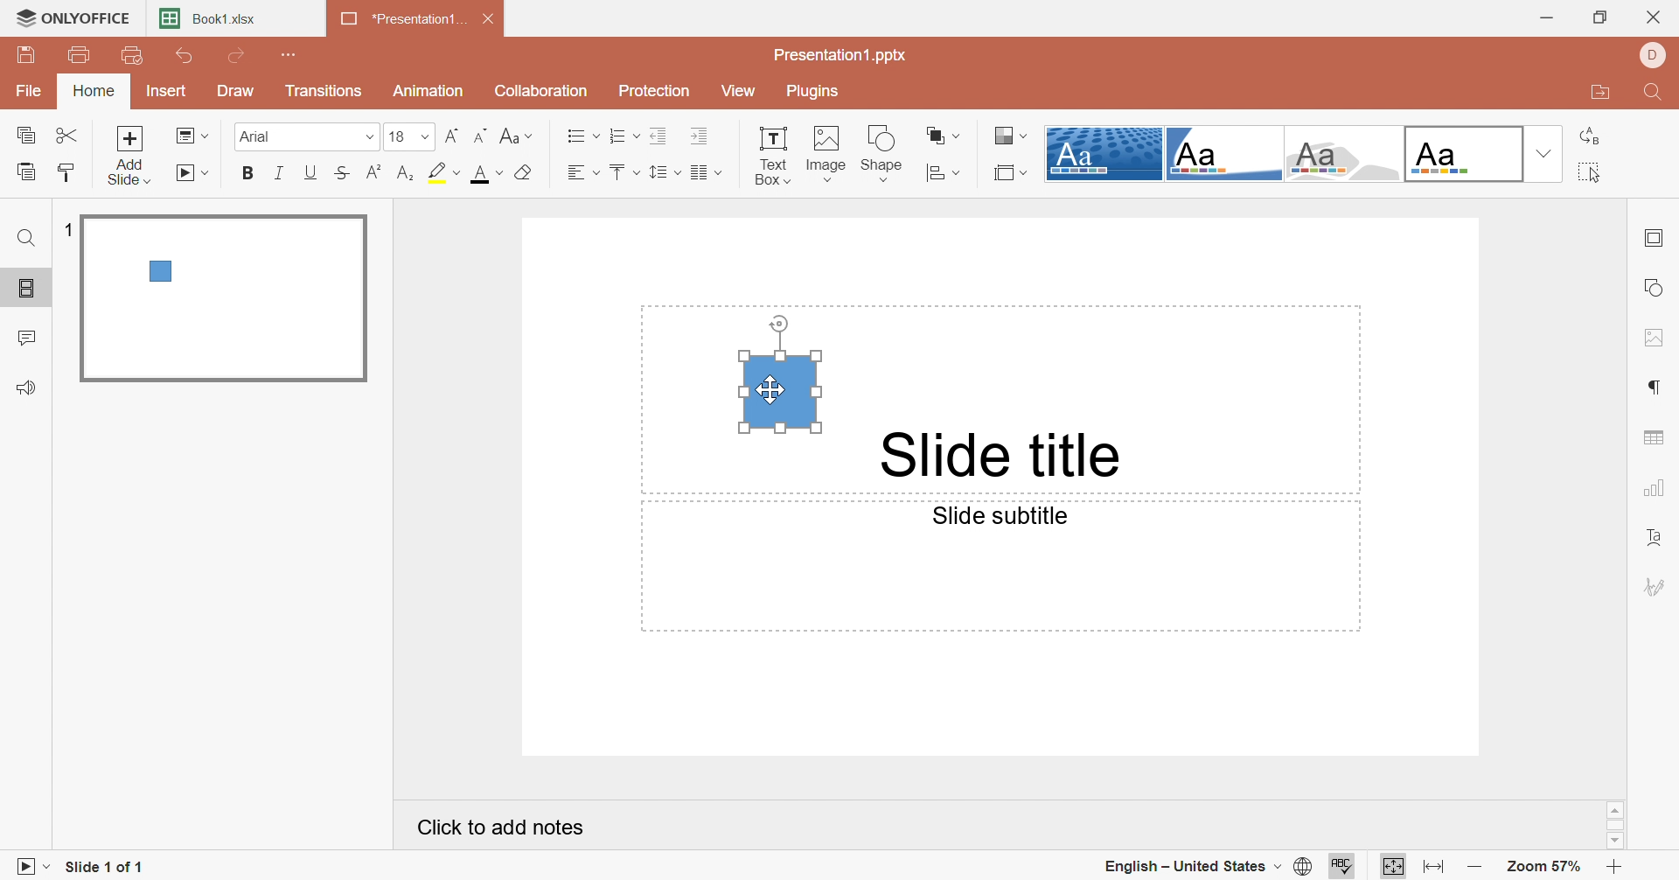 This screenshot has width=1679, height=880. What do you see at coordinates (1465, 151) in the screenshot?
I see `Official` at bounding box center [1465, 151].